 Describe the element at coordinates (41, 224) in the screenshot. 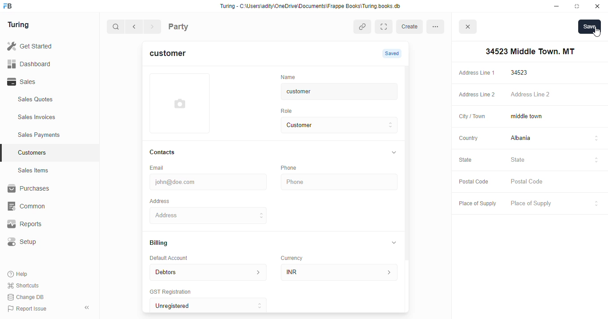

I see `Reports` at that location.